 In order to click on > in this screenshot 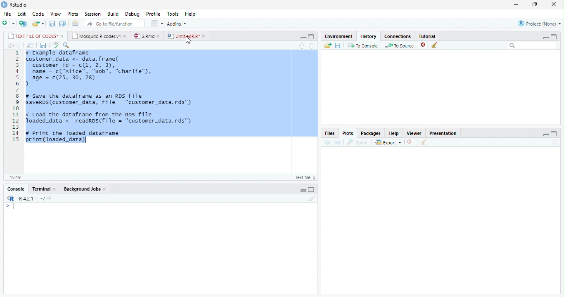, I will do `click(11, 206)`.